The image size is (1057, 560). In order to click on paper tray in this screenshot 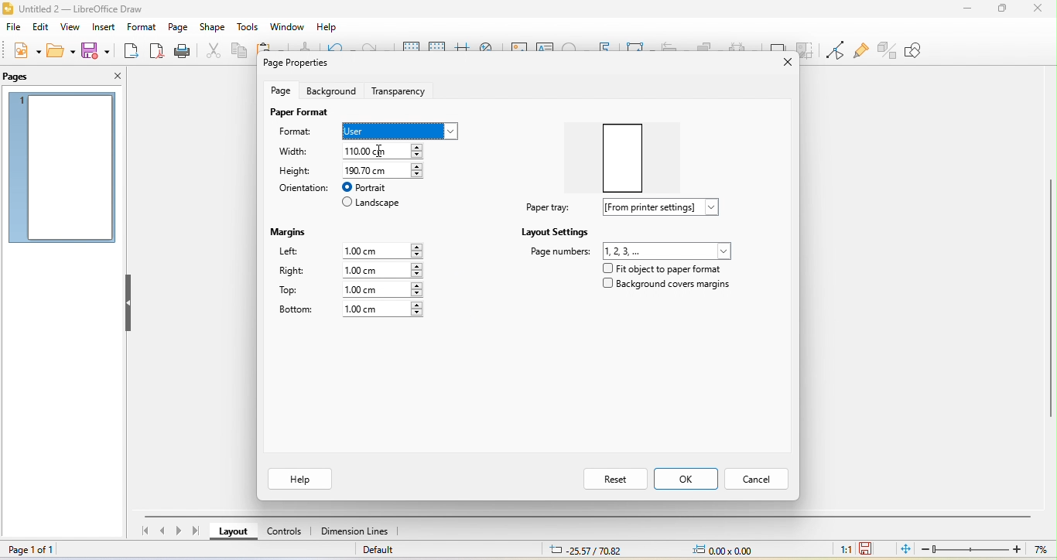, I will do `click(546, 207)`.